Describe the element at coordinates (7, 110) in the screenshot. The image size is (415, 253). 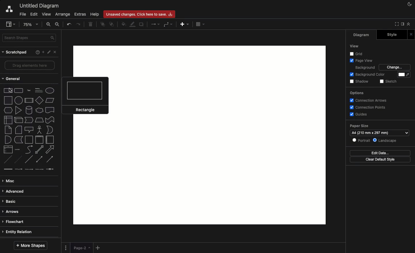
I see `hexagon` at that location.